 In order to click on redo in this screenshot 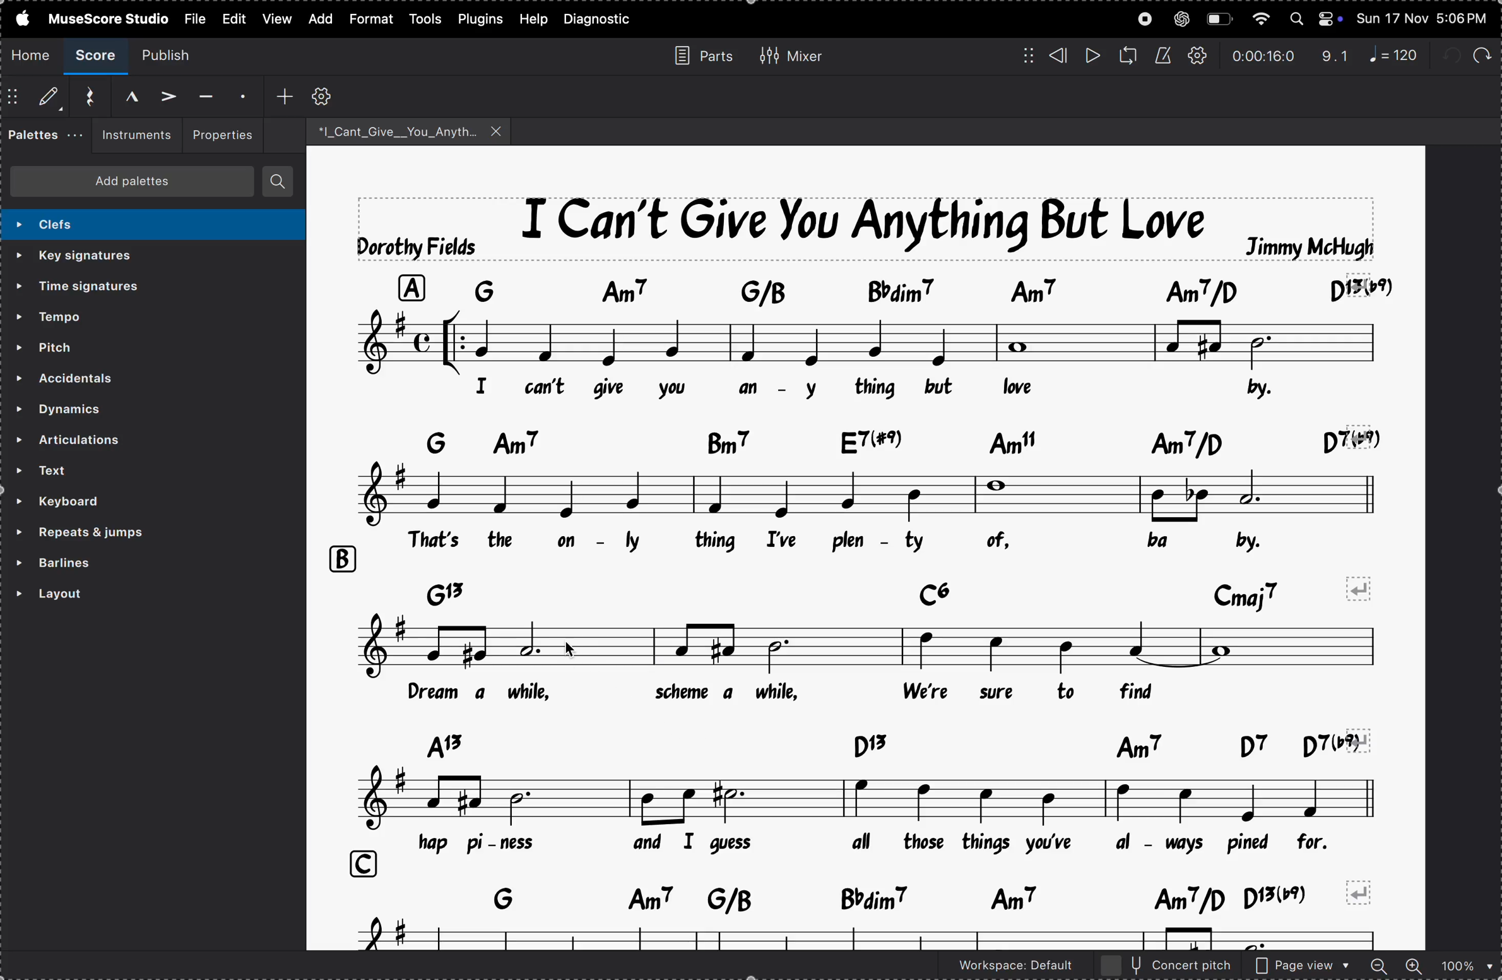, I will do `click(1481, 52)`.